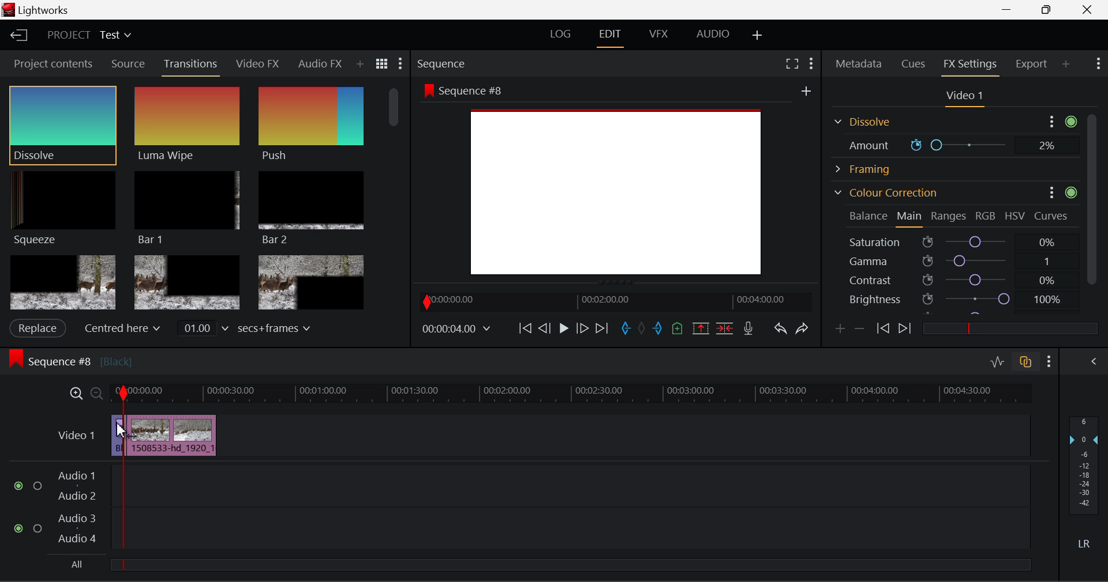  What do you see at coordinates (885, 192) in the screenshot?
I see `Colour correction` at bounding box center [885, 192].